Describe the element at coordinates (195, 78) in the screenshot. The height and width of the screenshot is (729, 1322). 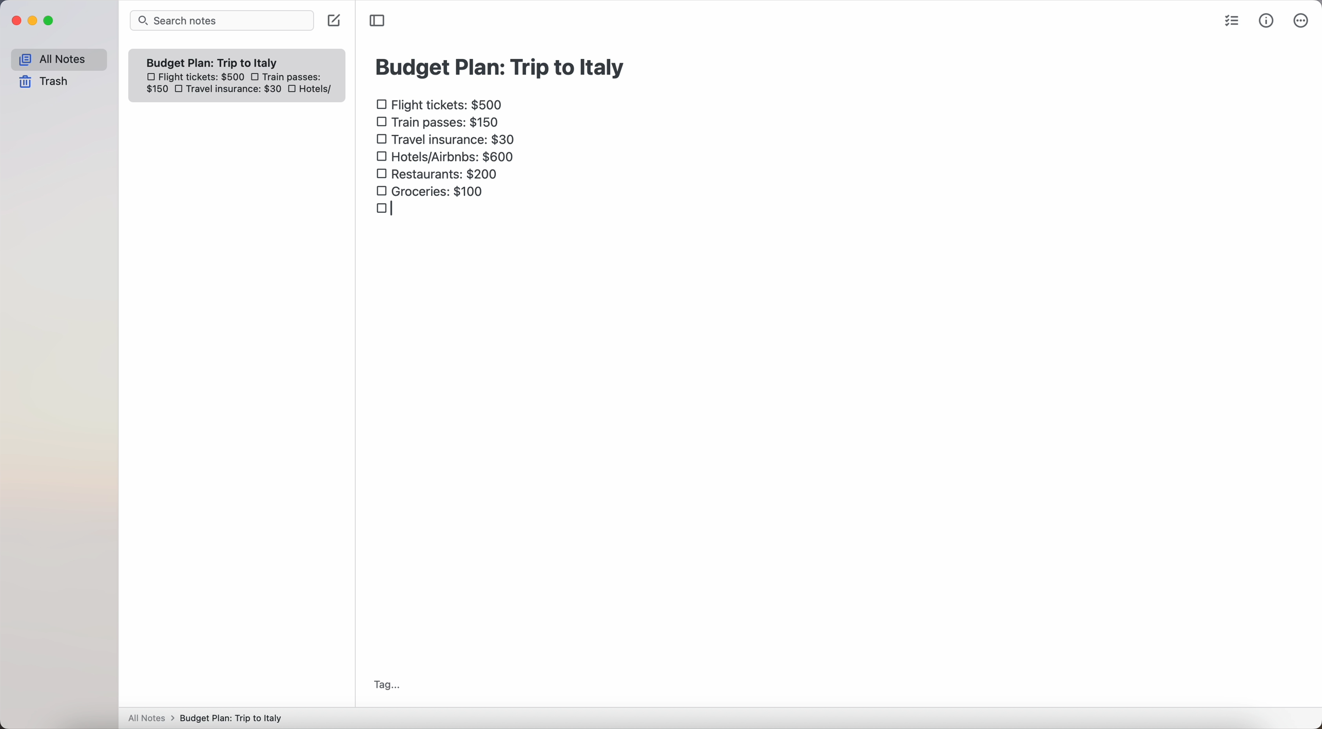
I see `flight tickets: $500` at that location.